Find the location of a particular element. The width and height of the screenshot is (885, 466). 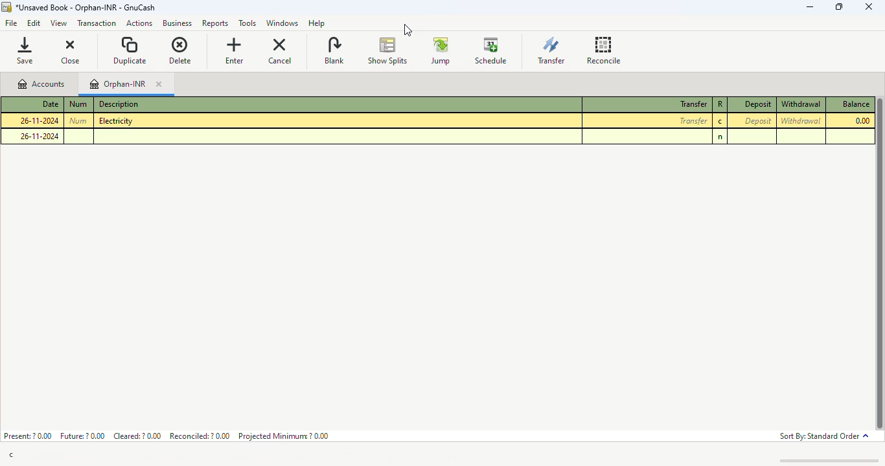

transfer is located at coordinates (693, 104).